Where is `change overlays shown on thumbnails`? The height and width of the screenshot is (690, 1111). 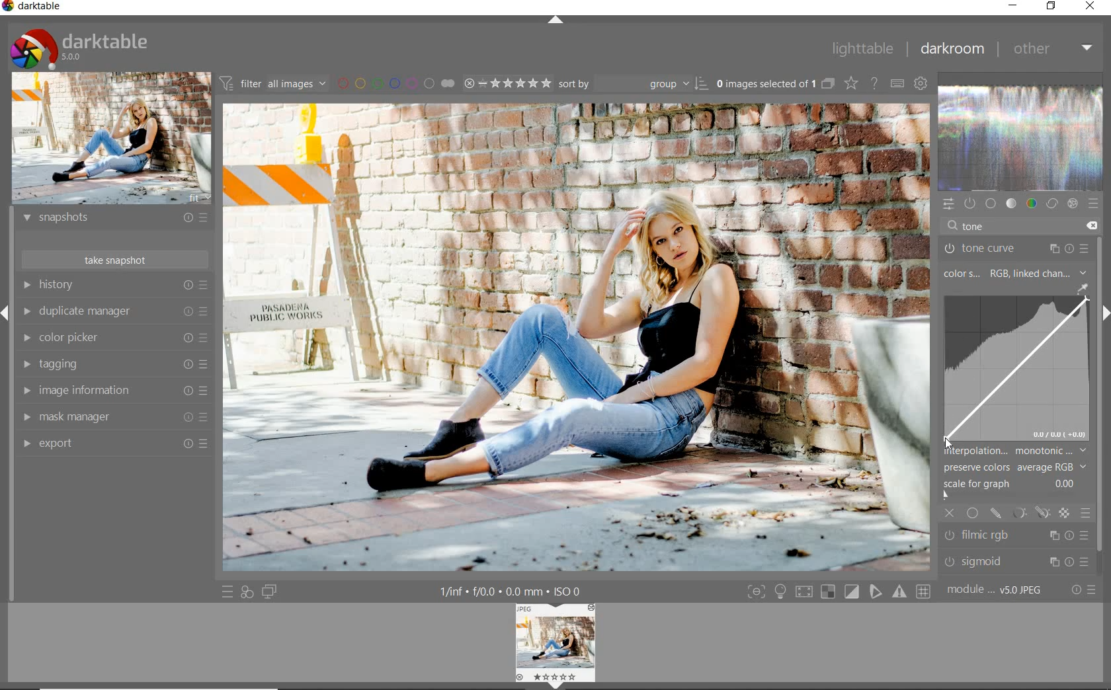 change overlays shown on thumbnails is located at coordinates (850, 83).